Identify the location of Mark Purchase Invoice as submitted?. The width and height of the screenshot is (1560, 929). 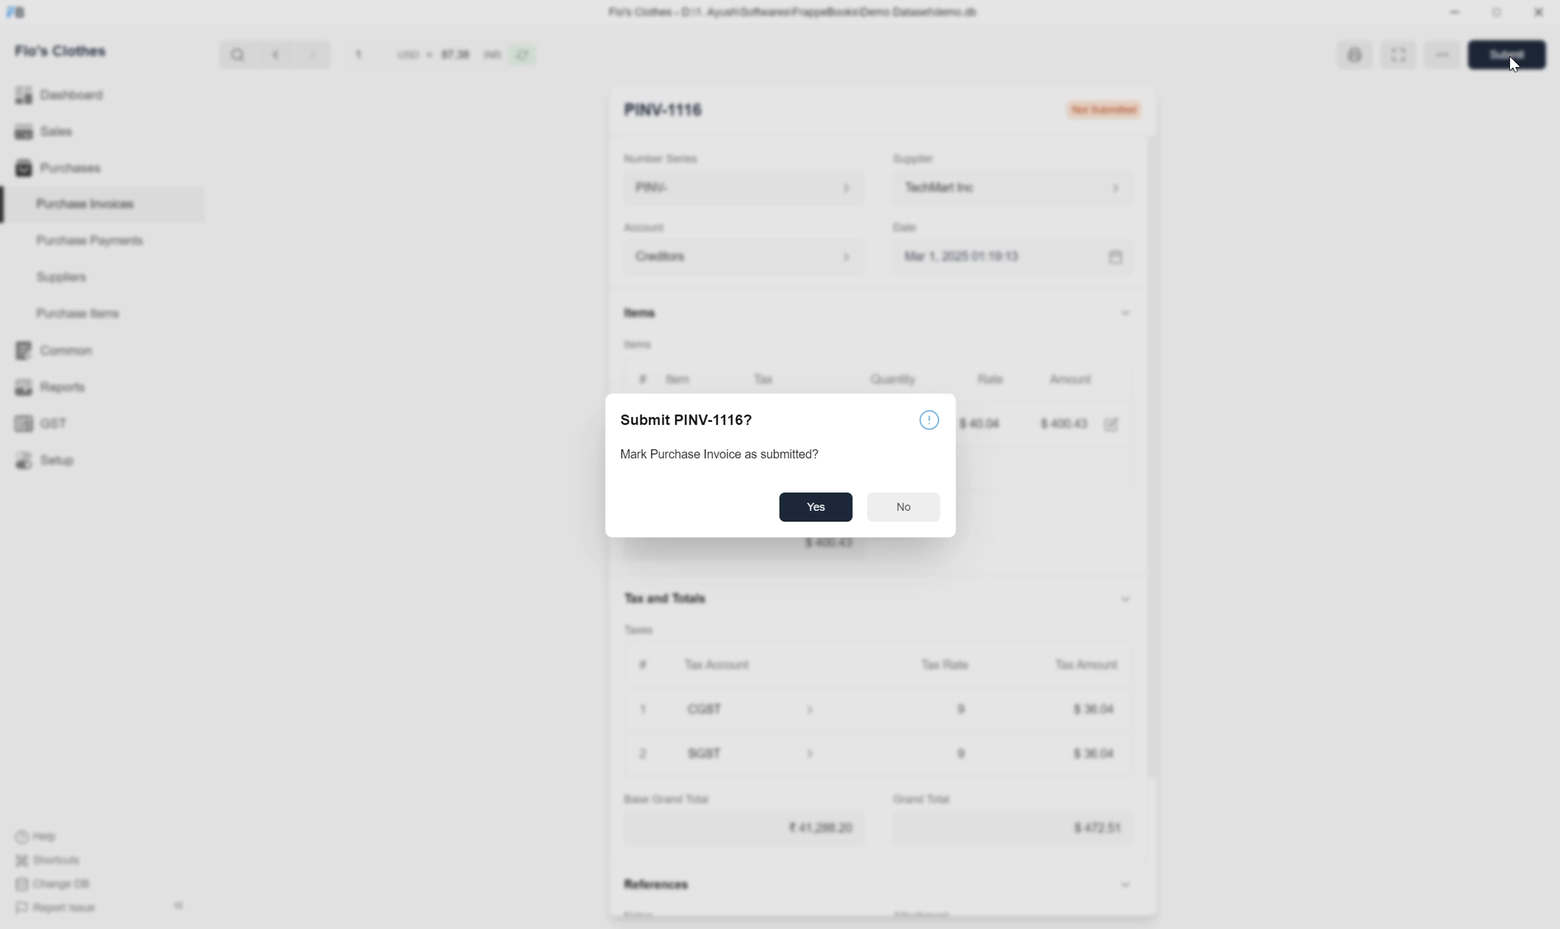
(733, 455).